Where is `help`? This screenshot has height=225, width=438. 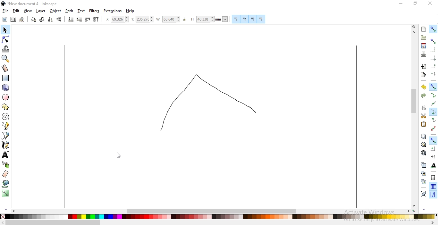 help is located at coordinates (130, 11).